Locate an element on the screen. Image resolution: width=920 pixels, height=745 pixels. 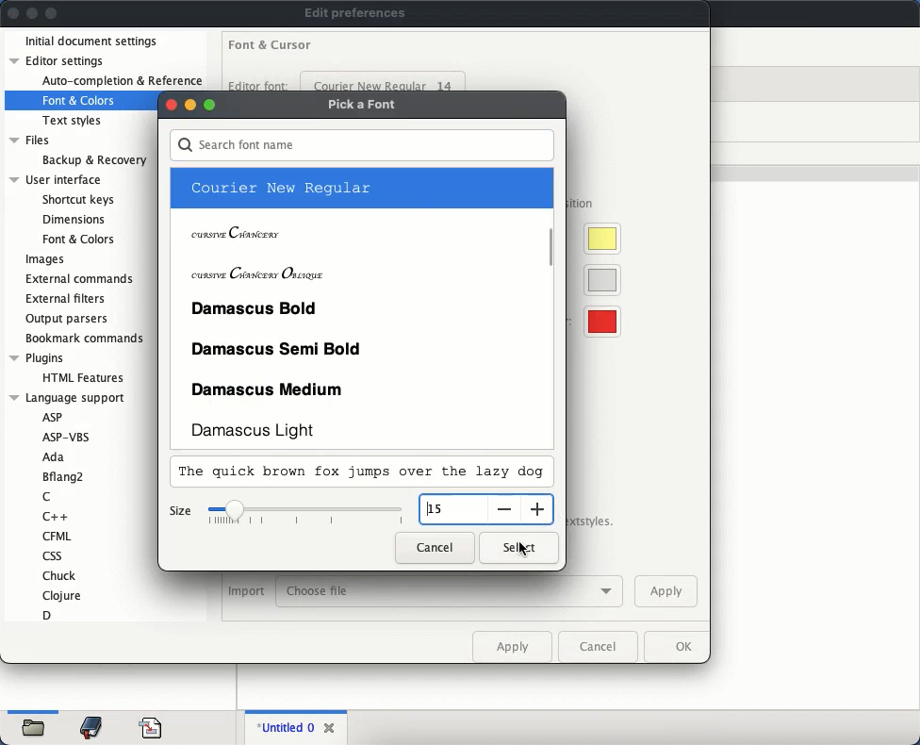
external commands is located at coordinates (82, 277).